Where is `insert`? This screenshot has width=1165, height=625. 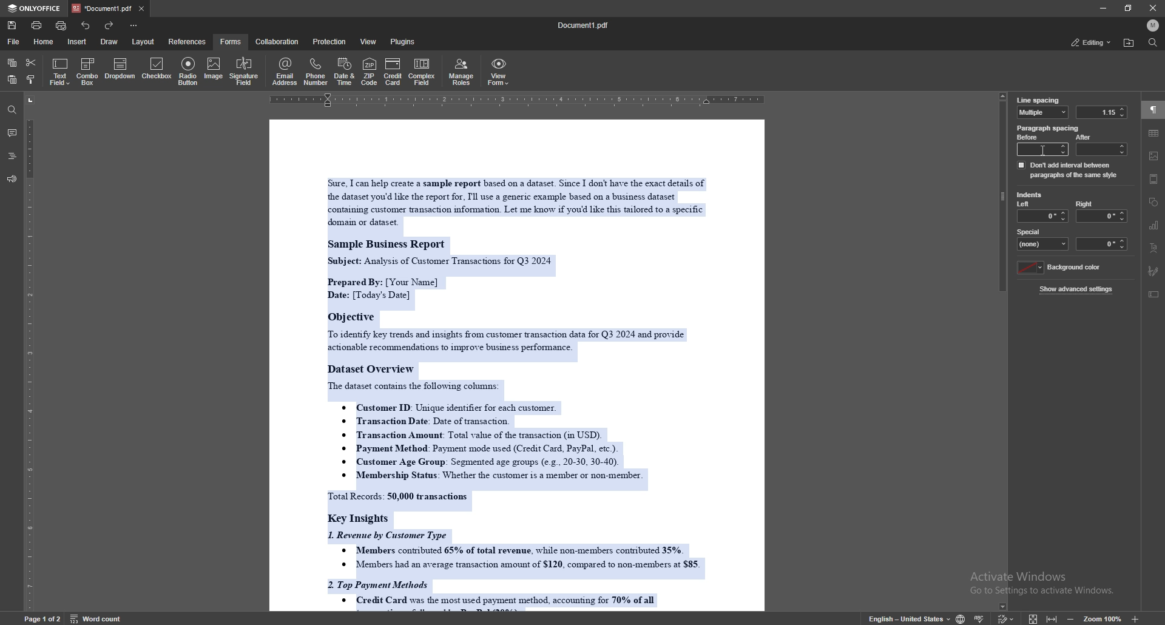 insert is located at coordinates (76, 41).